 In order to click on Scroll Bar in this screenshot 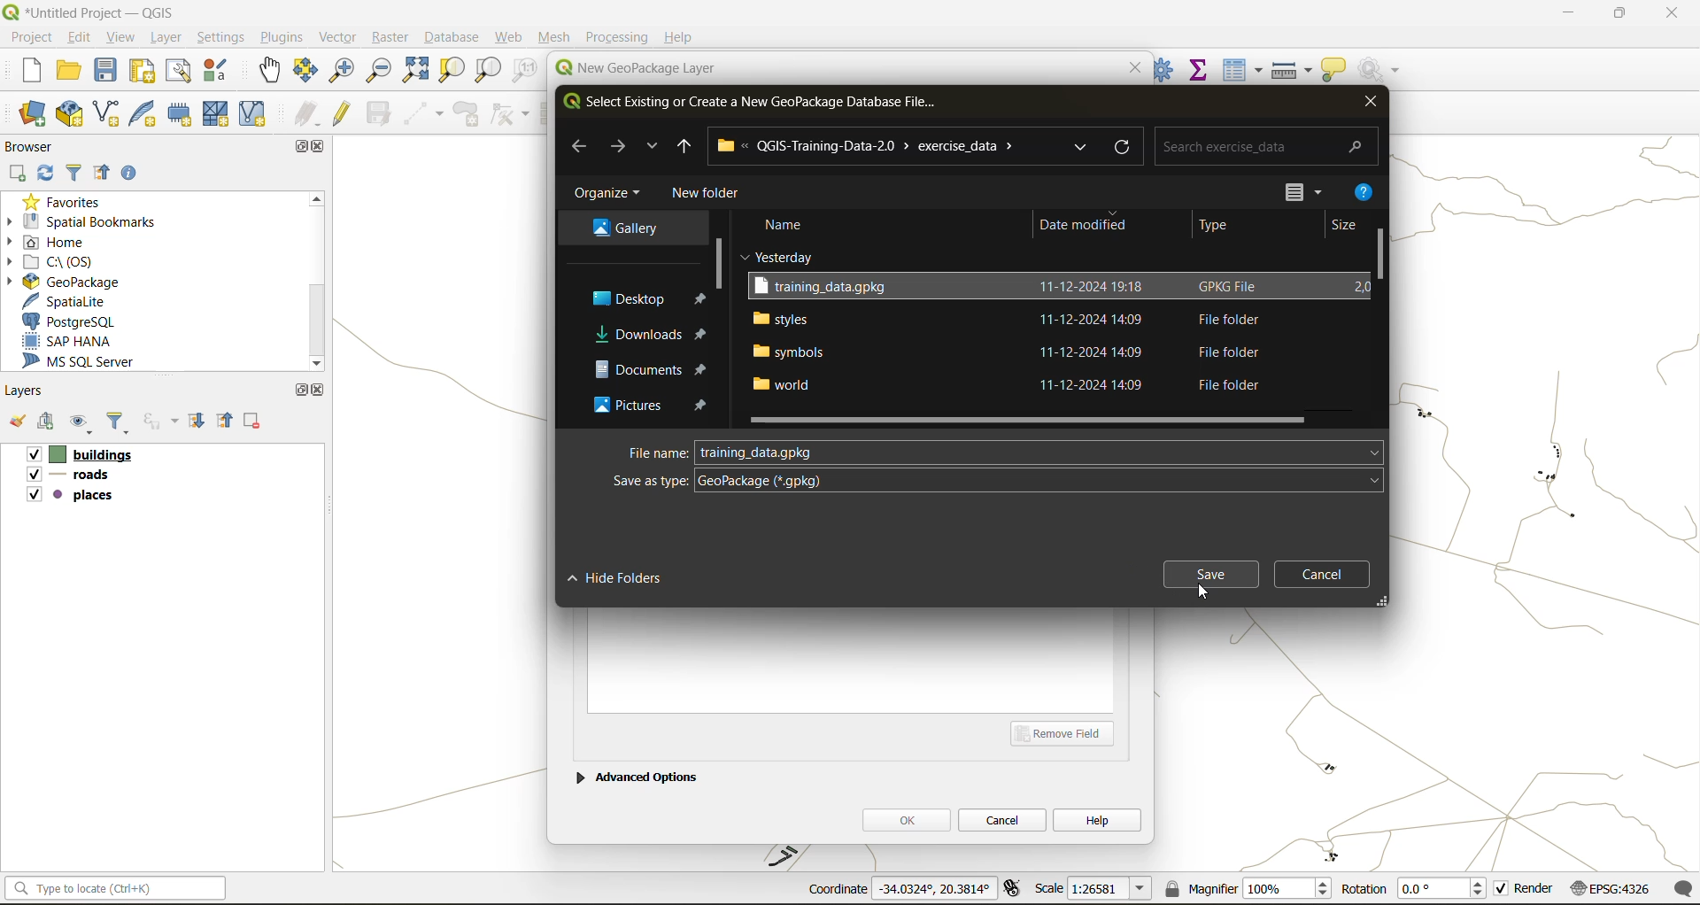, I will do `click(1379, 266)`.